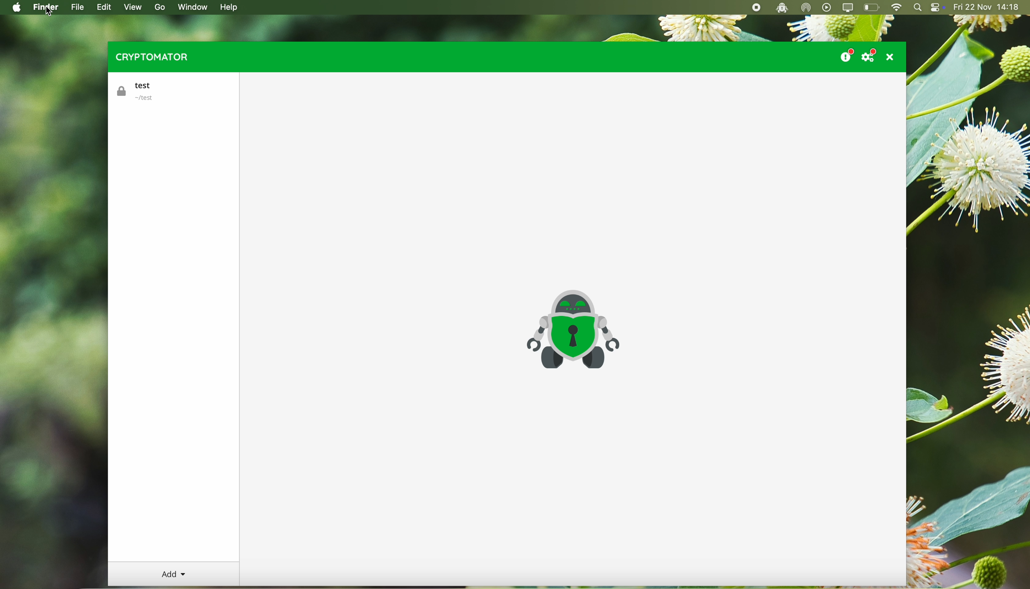 This screenshot has width=1030, height=589. I want to click on file, so click(78, 8).